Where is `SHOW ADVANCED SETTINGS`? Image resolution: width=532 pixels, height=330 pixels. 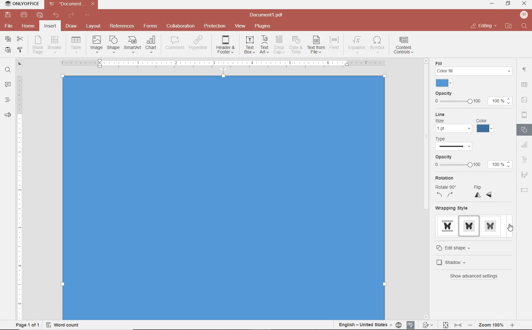
SHOW ADVANCED SETTINGS is located at coordinates (475, 278).